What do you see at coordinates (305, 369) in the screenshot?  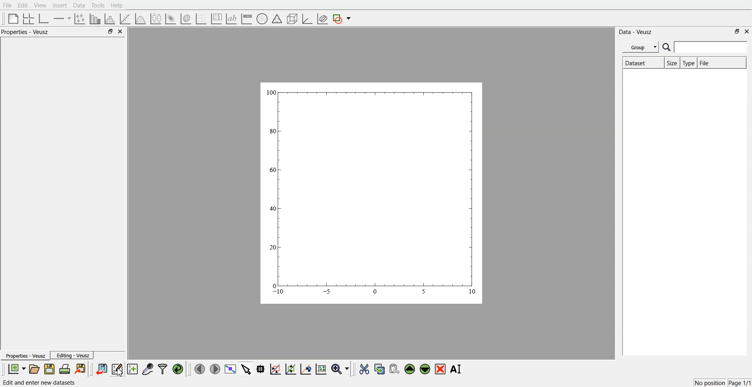 I see `recenter the graph axes` at bounding box center [305, 369].